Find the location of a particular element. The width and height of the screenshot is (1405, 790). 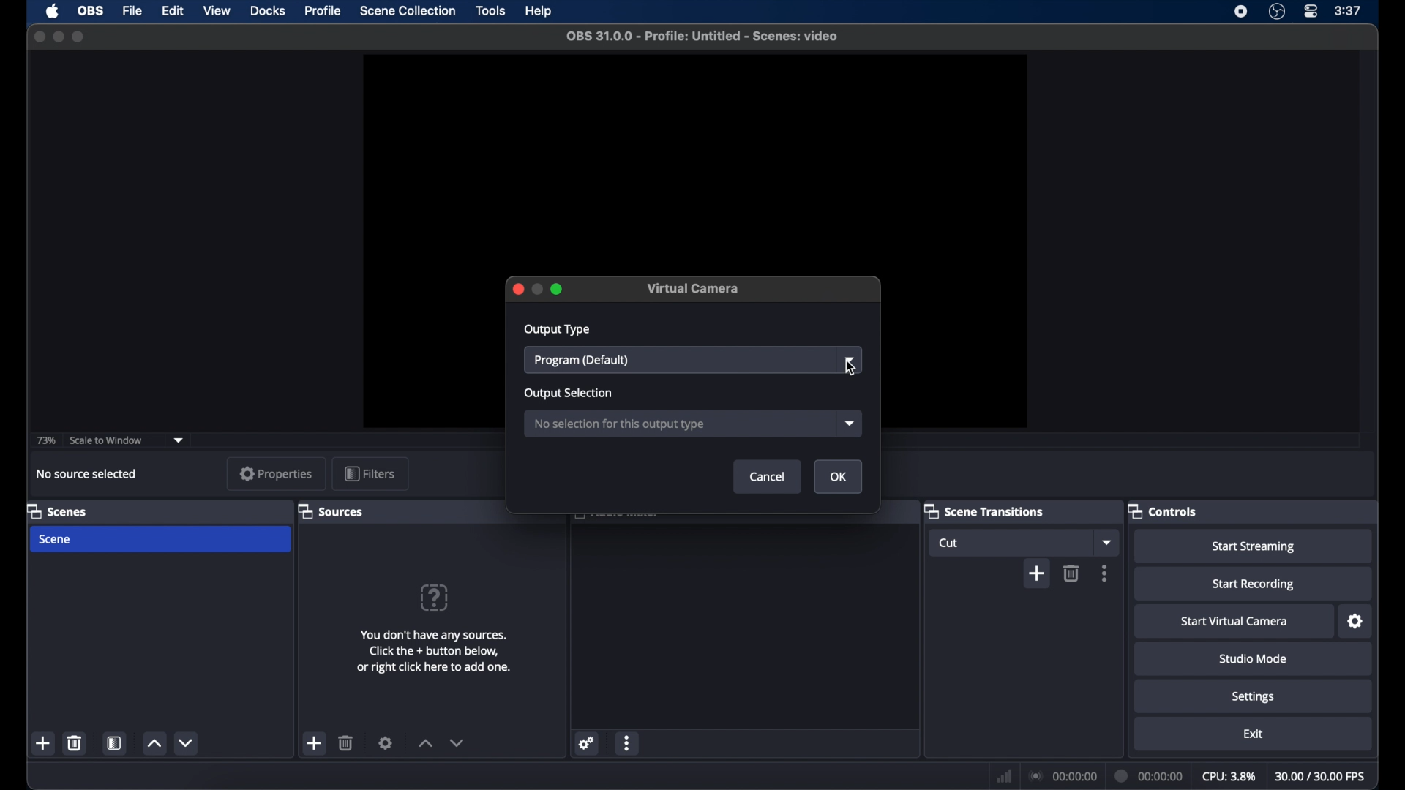

help is located at coordinates (537, 12).